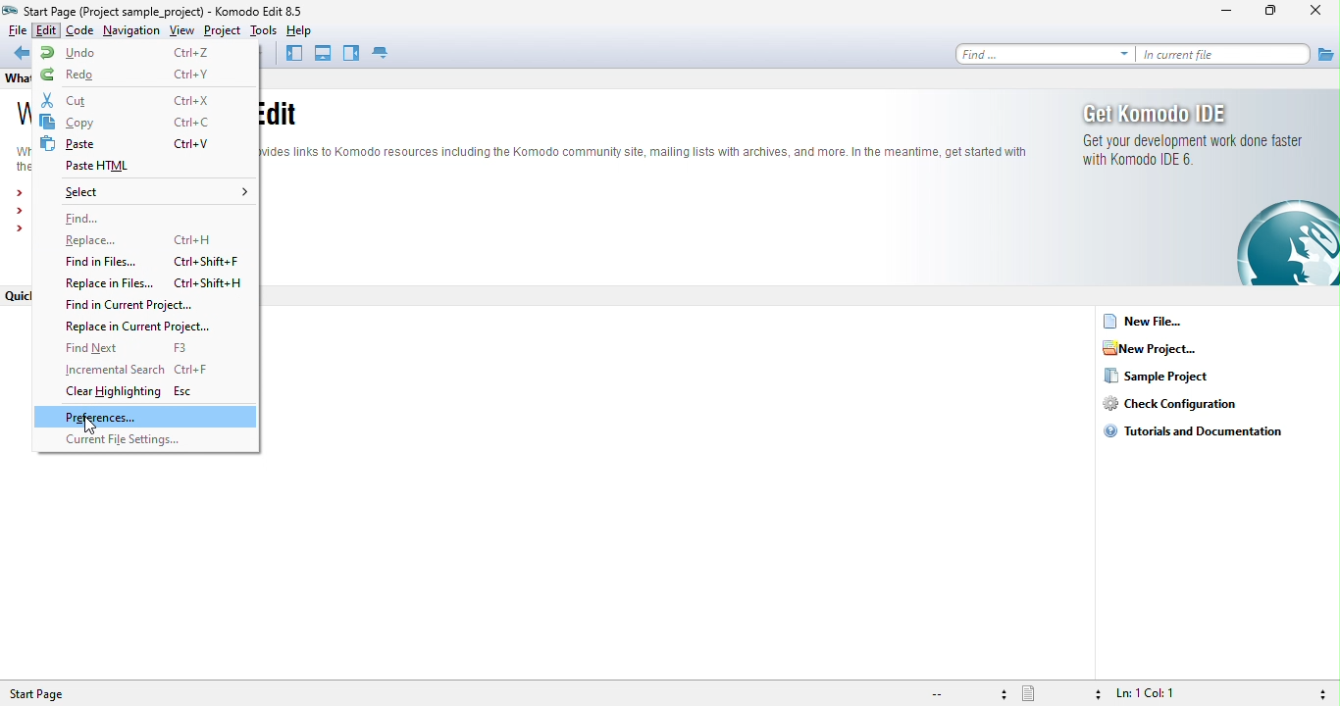 Image resolution: width=1340 pixels, height=706 pixels. Describe the element at coordinates (131, 31) in the screenshot. I see `navigation` at that location.